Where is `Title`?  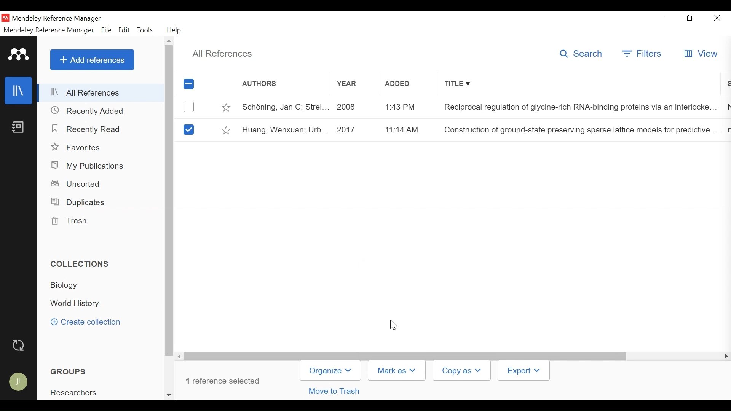 Title is located at coordinates (581, 85).